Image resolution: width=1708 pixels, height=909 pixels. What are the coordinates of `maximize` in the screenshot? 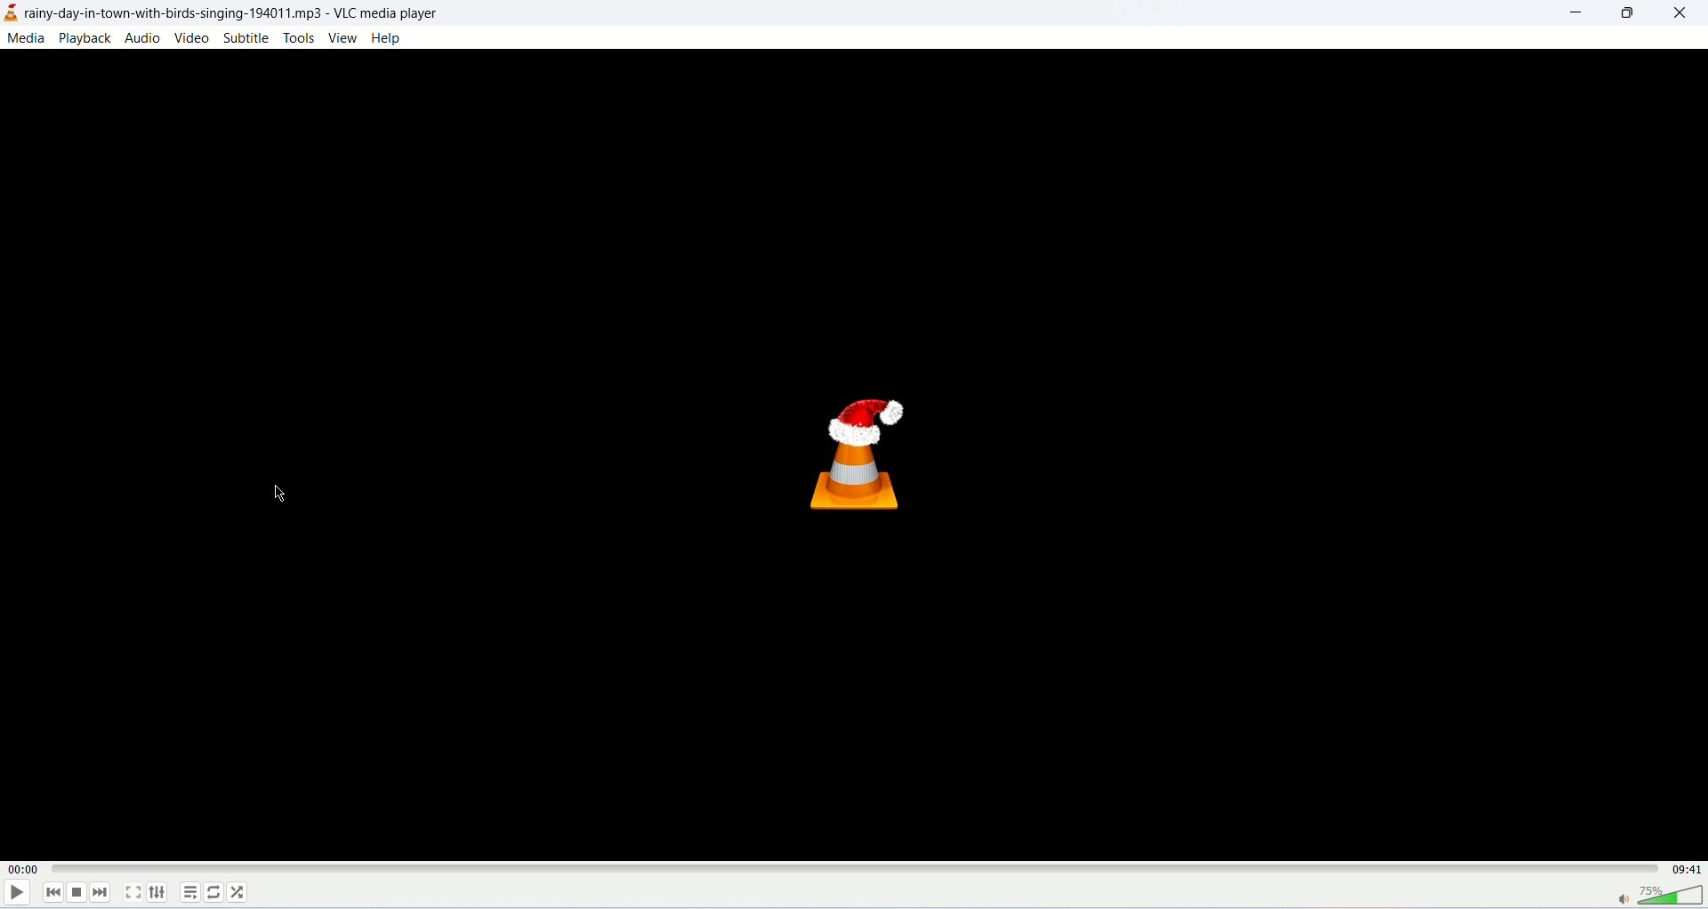 It's located at (1629, 15).